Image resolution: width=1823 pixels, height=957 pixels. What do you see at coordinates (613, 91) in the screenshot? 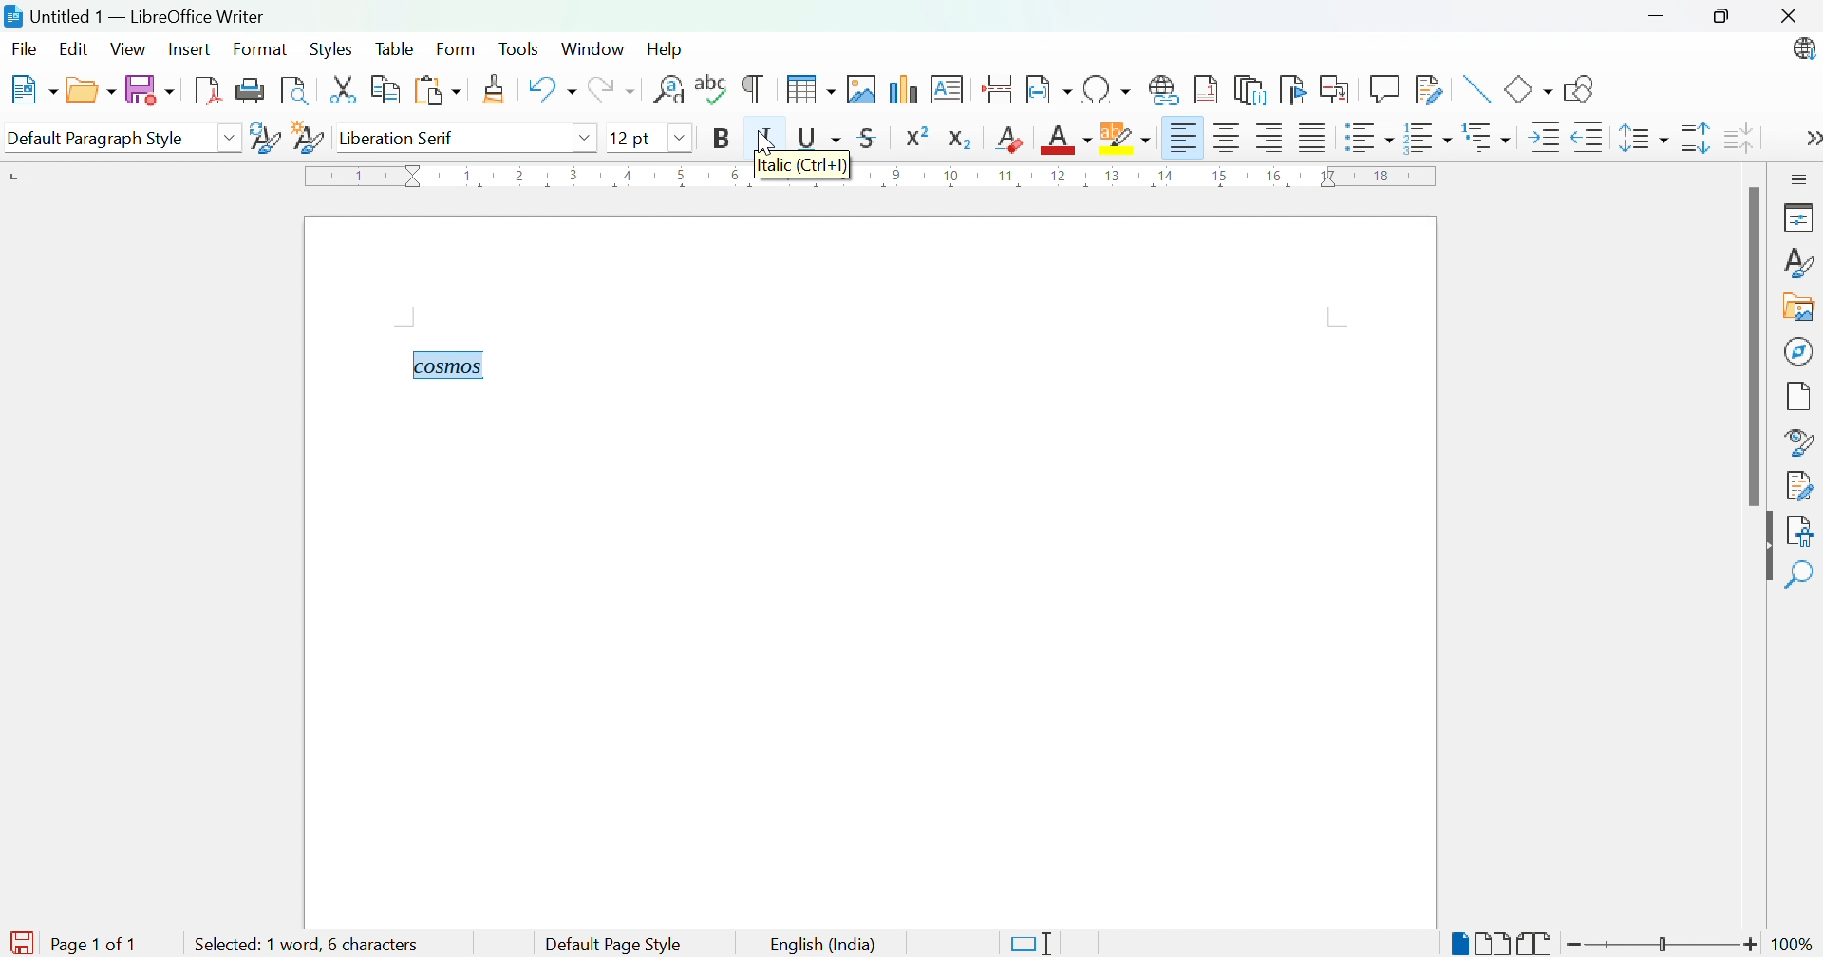
I see `Redo` at bounding box center [613, 91].